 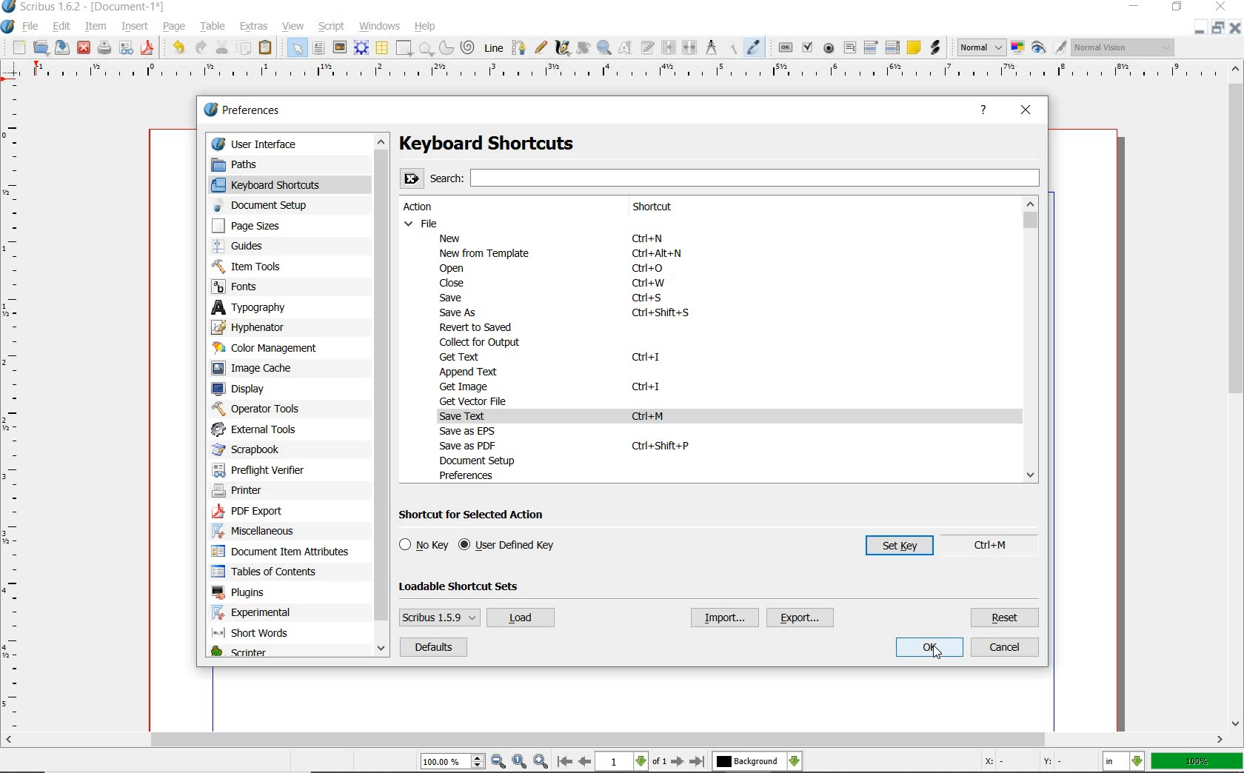 I want to click on script, so click(x=334, y=27).